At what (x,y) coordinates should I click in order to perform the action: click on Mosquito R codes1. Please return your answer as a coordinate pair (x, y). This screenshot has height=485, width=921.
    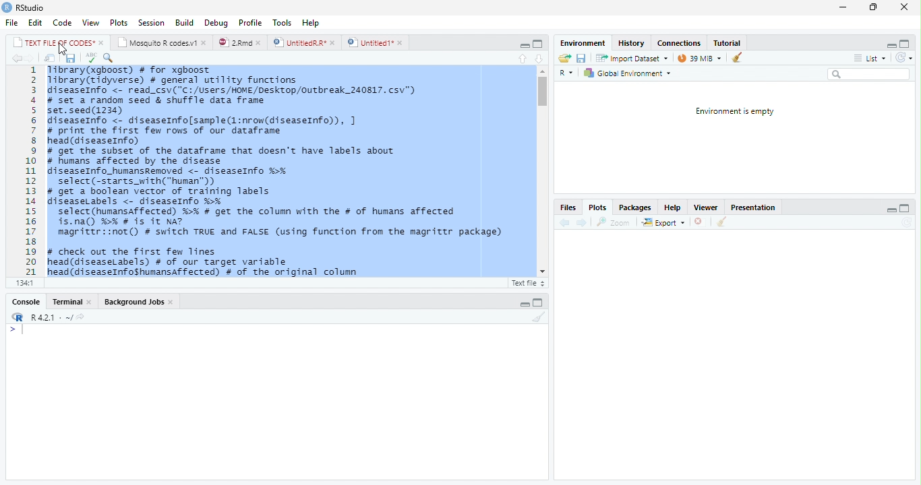
    Looking at the image, I should click on (162, 42).